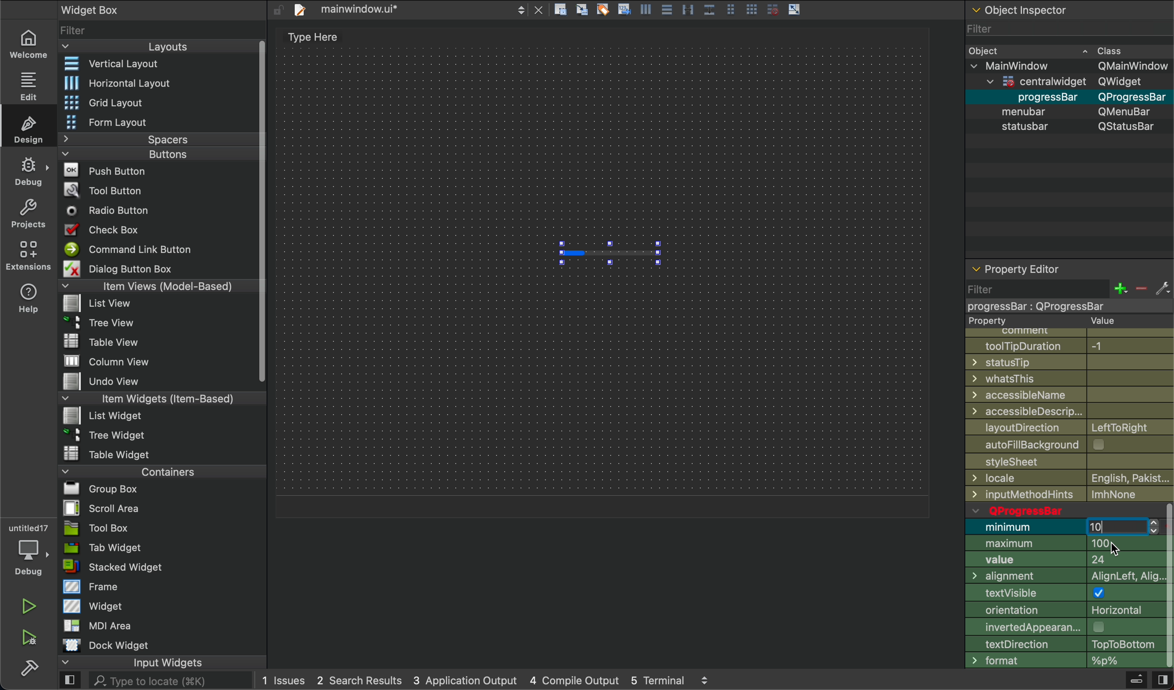 This screenshot has width=1174, height=690. What do you see at coordinates (95, 625) in the screenshot?
I see `MDI Area` at bounding box center [95, 625].